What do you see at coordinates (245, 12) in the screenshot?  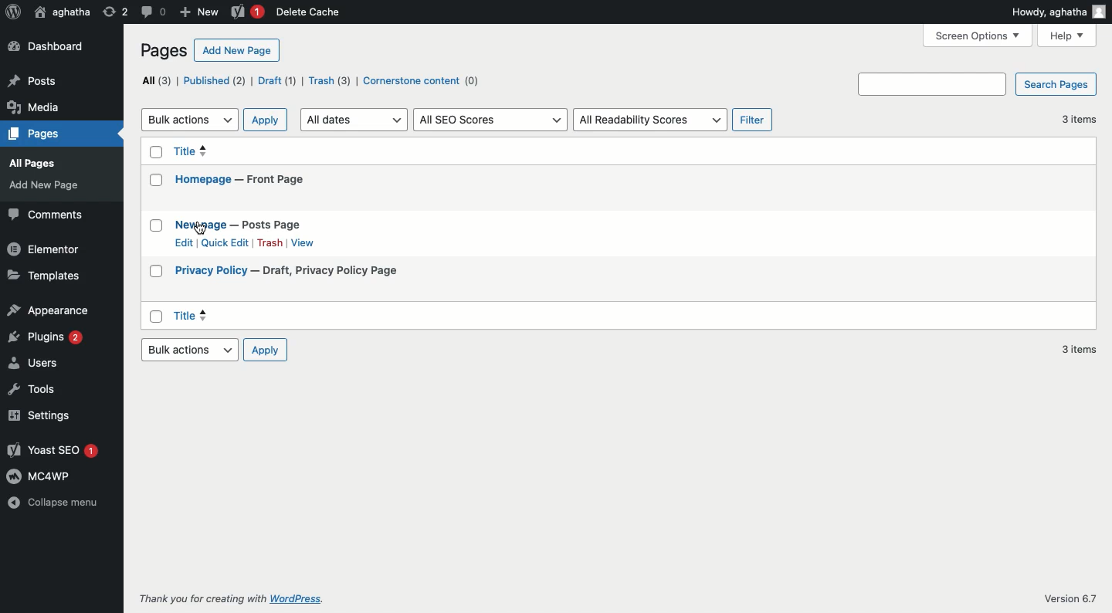 I see `Yoast` at bounding box center [245, 12].